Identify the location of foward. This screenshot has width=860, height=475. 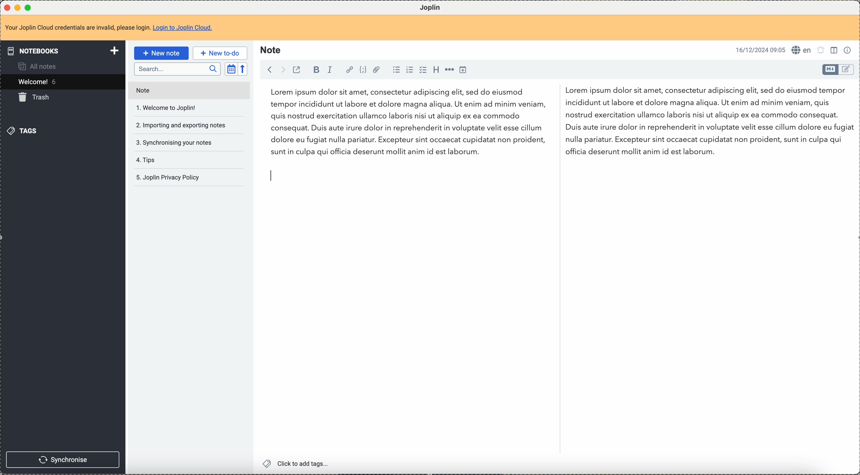
(281, 70).